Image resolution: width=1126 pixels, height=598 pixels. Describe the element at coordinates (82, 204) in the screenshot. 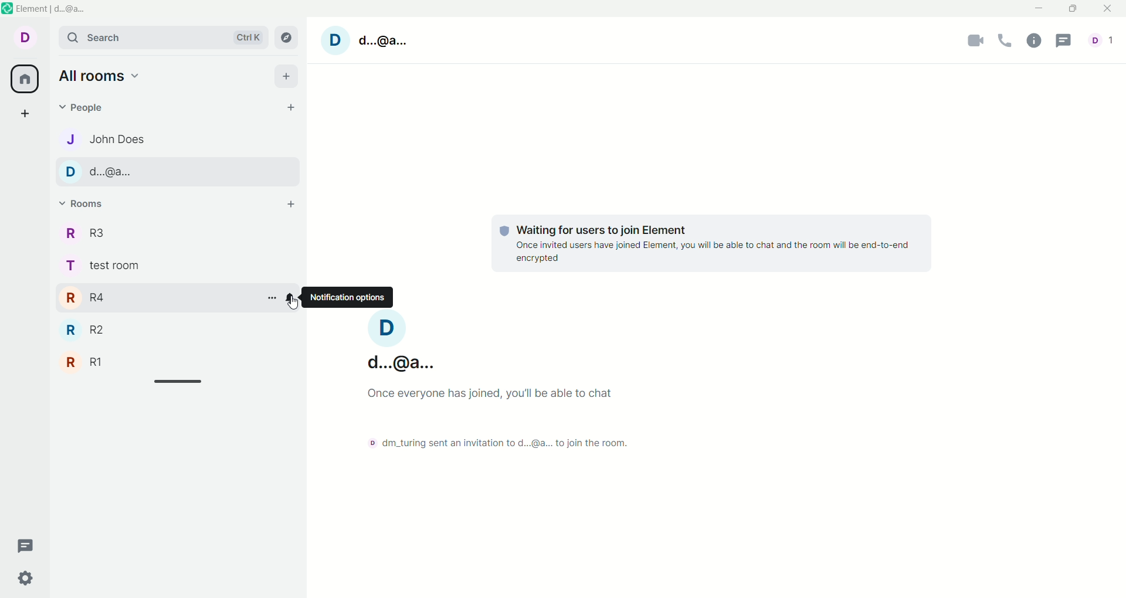

I see `rooms` at that location.